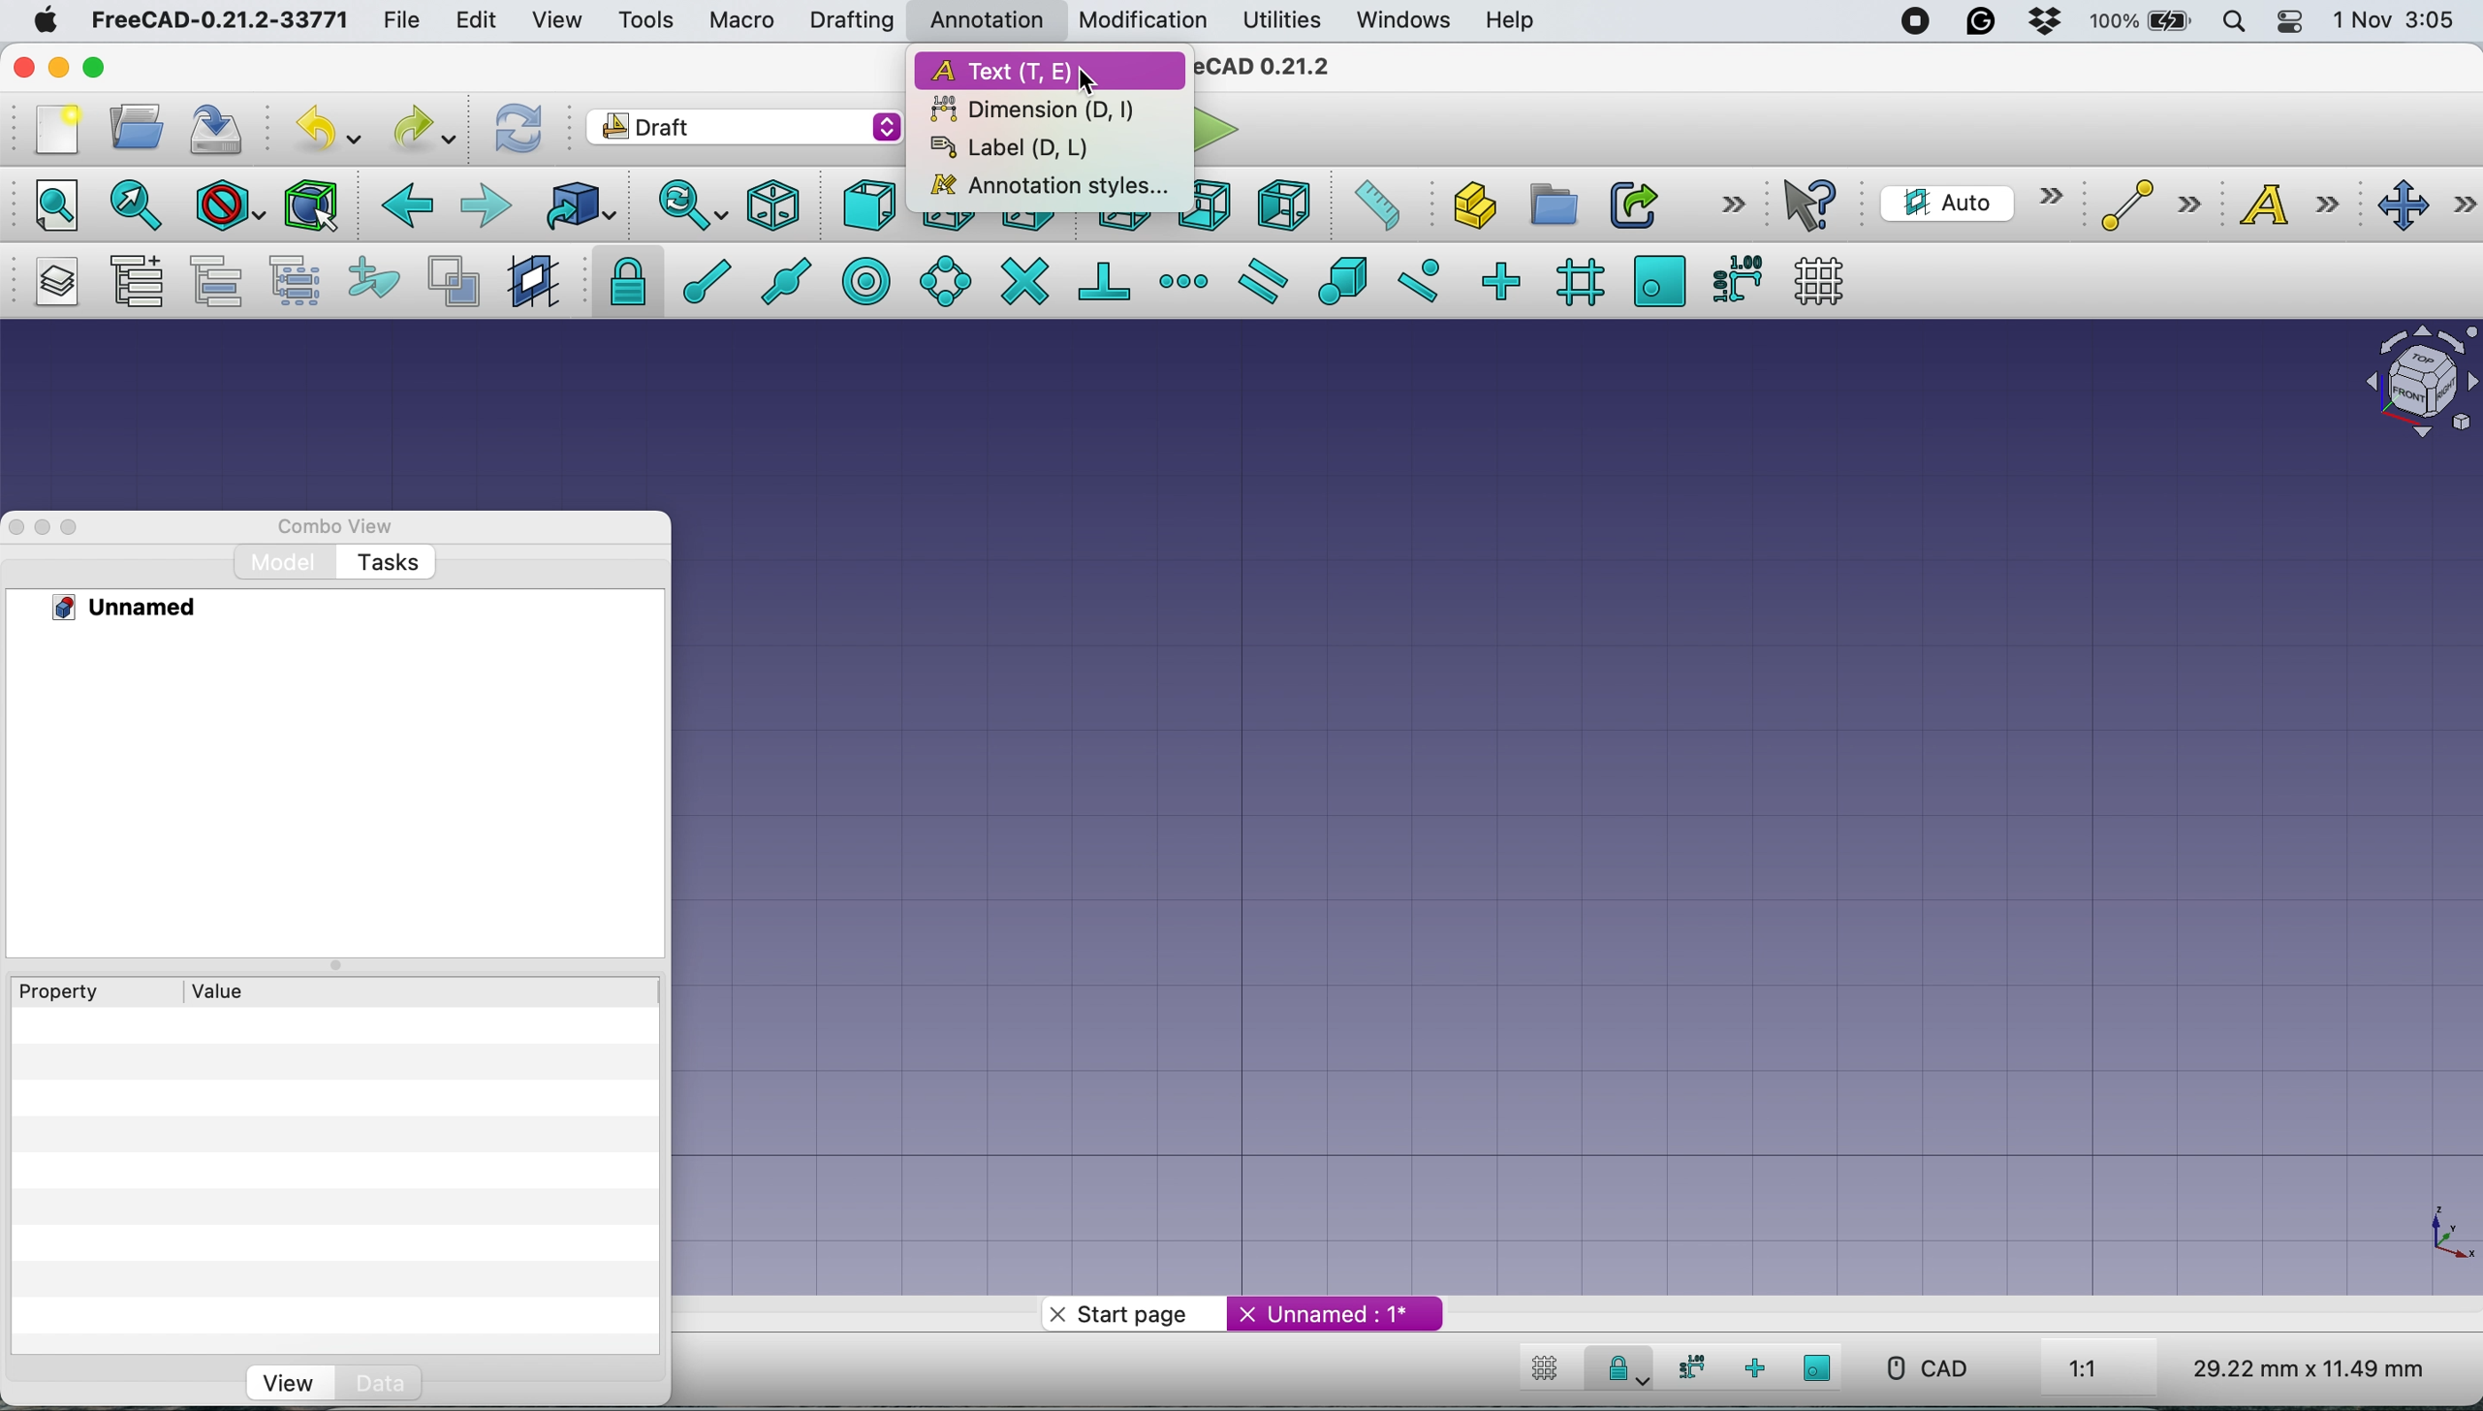 The image size is (2483, 1411). What do you see at coordinates (744, 126) in the screenshot?
I see `workbench` at bounding box center [744, 126].